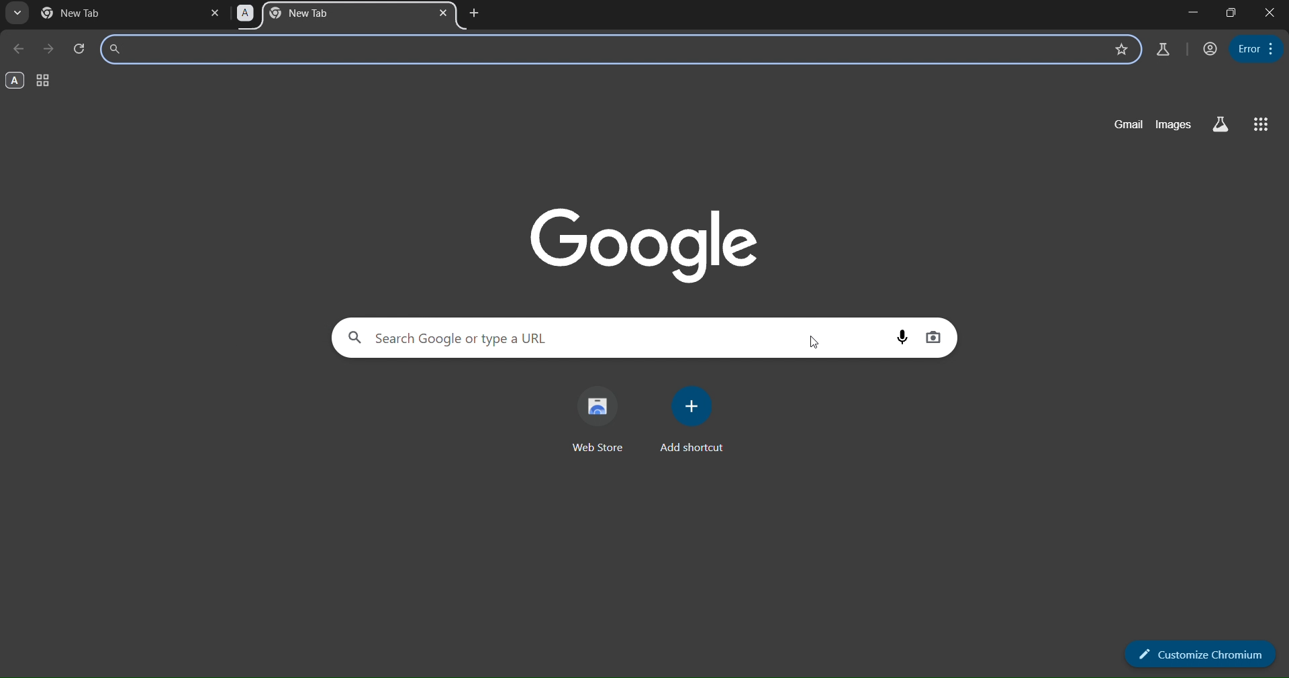  What do you see at coordinates (600, 422) in the screenshot?
I see `web store` at bounding box center [600, 422].